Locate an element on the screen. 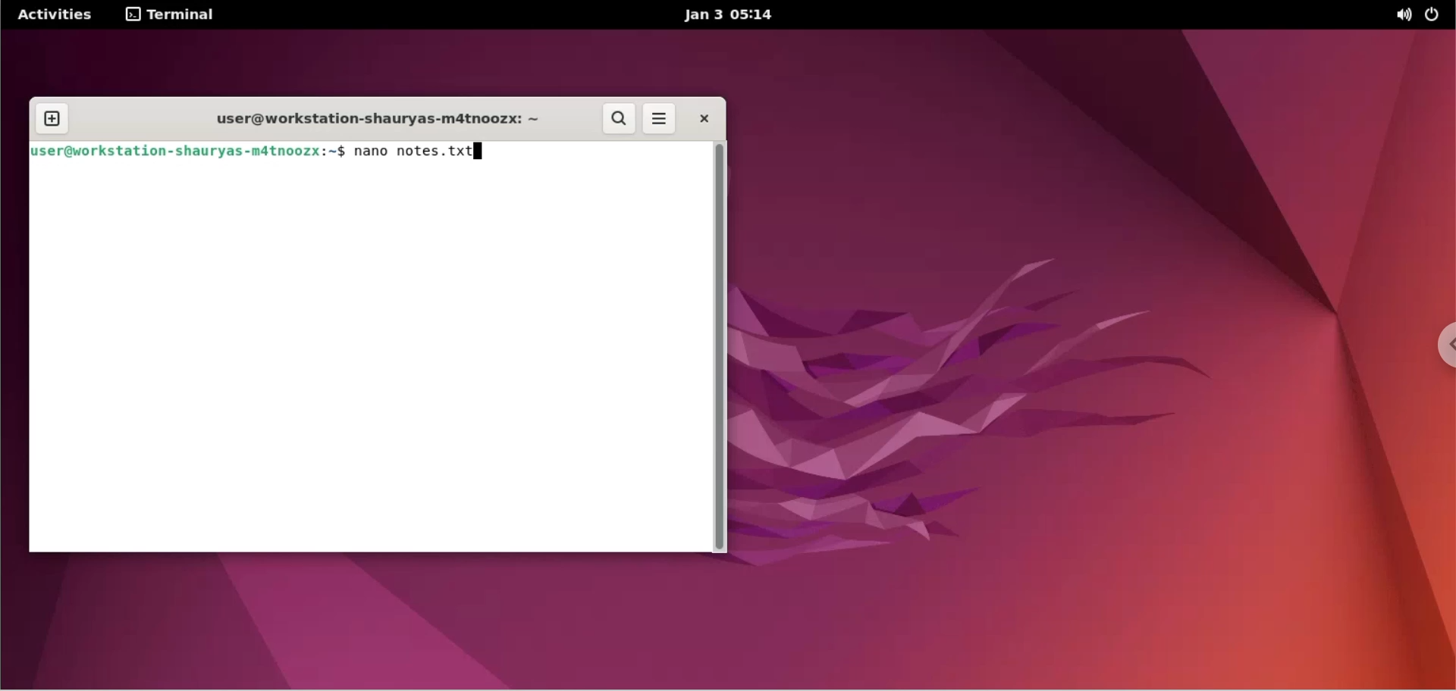 The image size is (1456, 691). jan 3 05:14 is located at coordinates (729, 16).